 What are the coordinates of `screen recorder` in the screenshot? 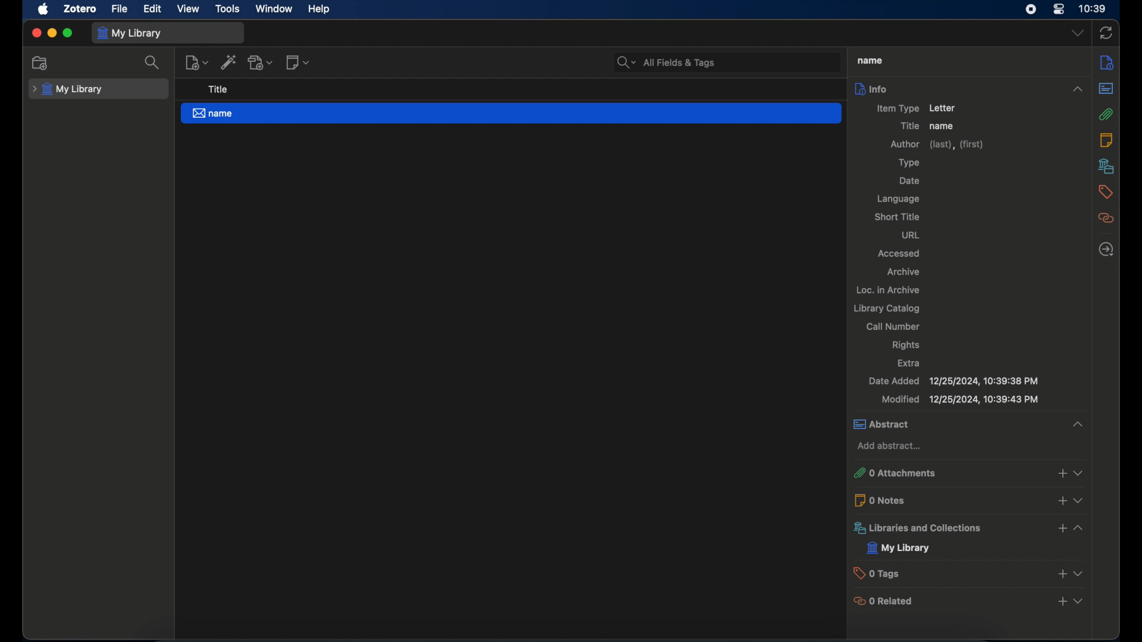 It's located at (1031, 10).